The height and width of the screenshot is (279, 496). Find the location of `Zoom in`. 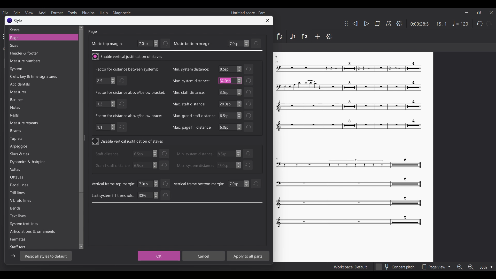

Zoom in is located at coordinates (471, 267).